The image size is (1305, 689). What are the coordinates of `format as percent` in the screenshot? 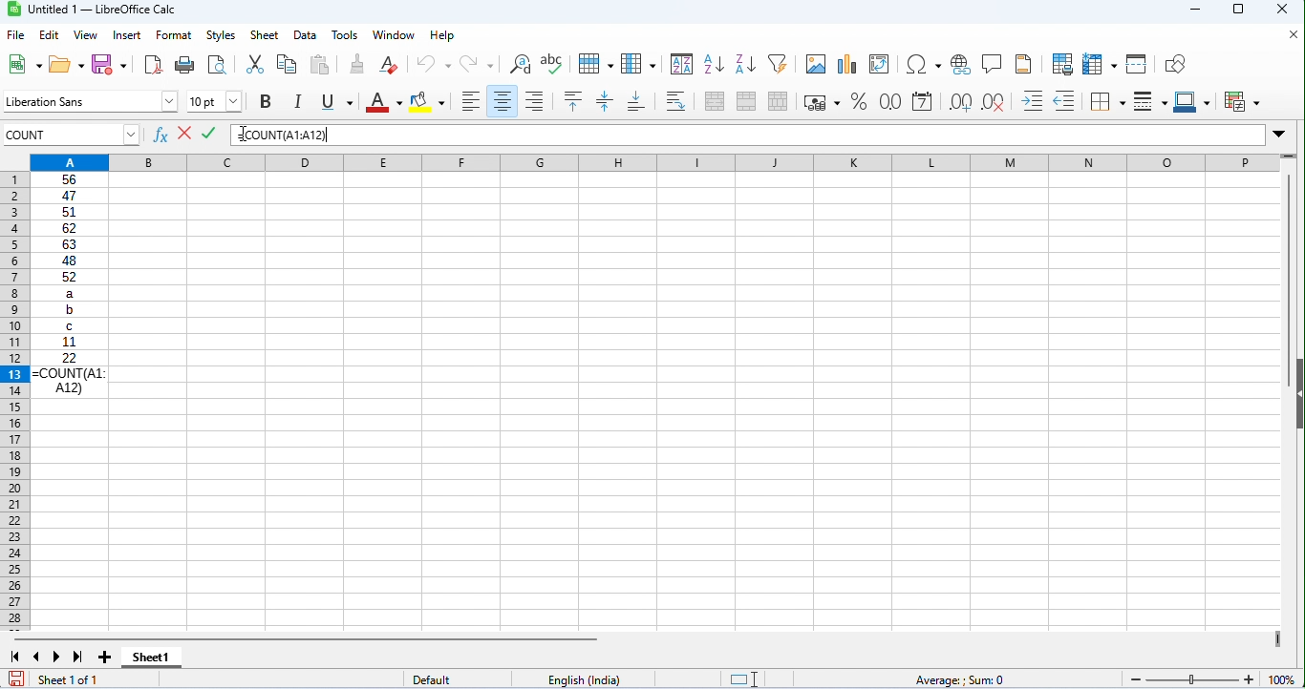 It's located at (859, 101).